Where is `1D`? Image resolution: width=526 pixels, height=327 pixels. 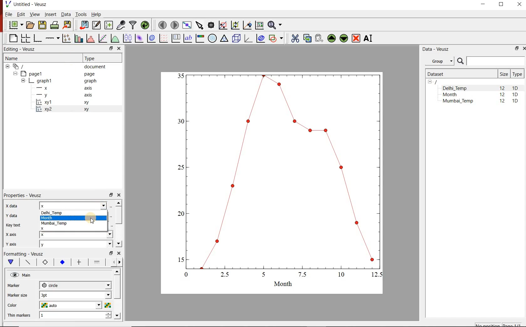
1D is located at coordinates (515, 88).